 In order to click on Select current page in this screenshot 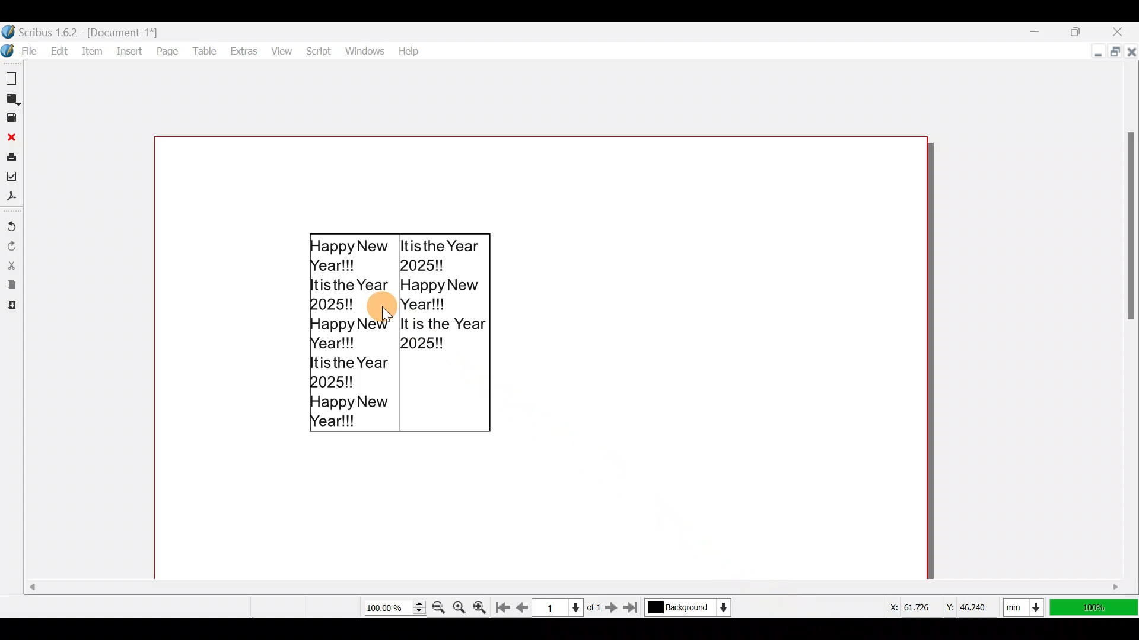, I will do `click(566, 606)`.